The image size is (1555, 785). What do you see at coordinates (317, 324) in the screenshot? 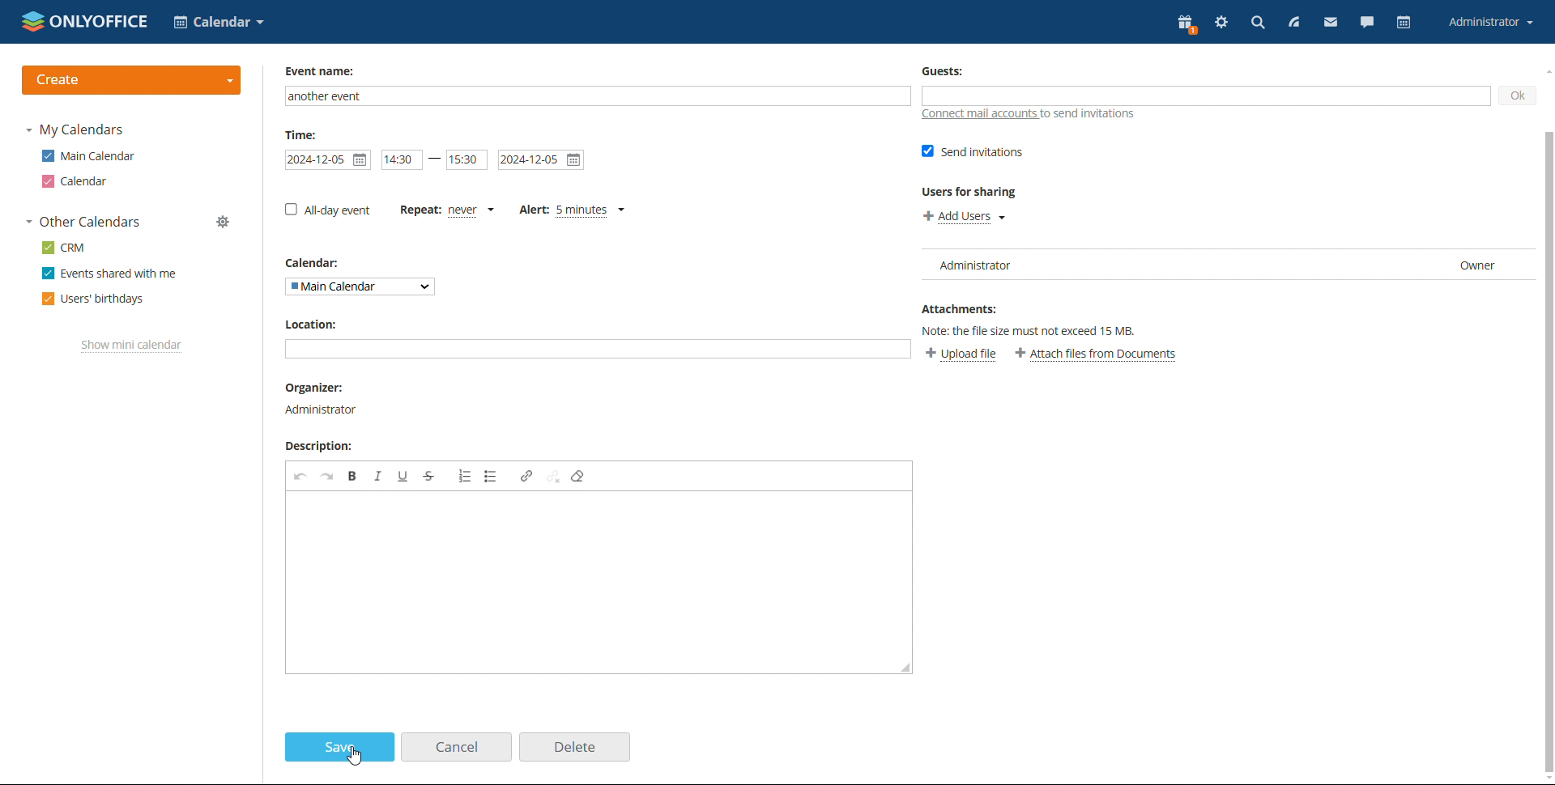
I see `Location:` at bounding box center [317, 324].